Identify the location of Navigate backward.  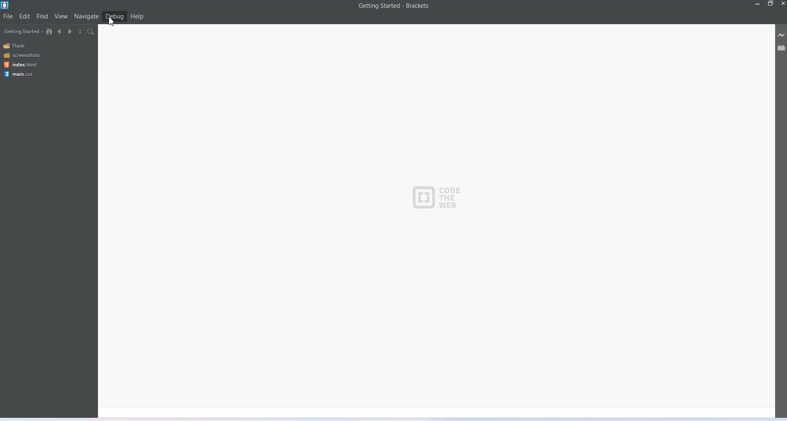
(60, 32).